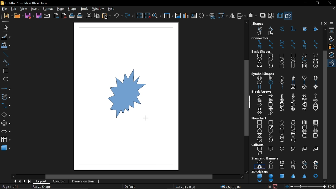 This screenshot has height=189, width=336. What do you see at coordinates (19, 16) in the screenshot?
I see `open` at bounding box center [19, 16].